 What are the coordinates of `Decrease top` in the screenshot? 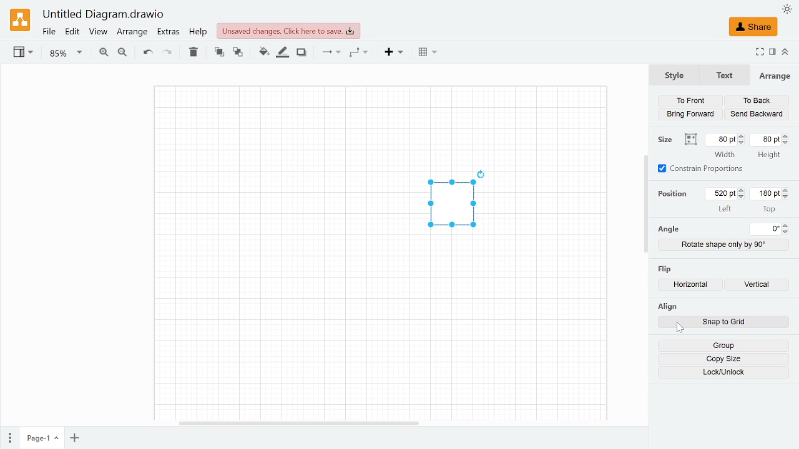 It's located at (787, 197).